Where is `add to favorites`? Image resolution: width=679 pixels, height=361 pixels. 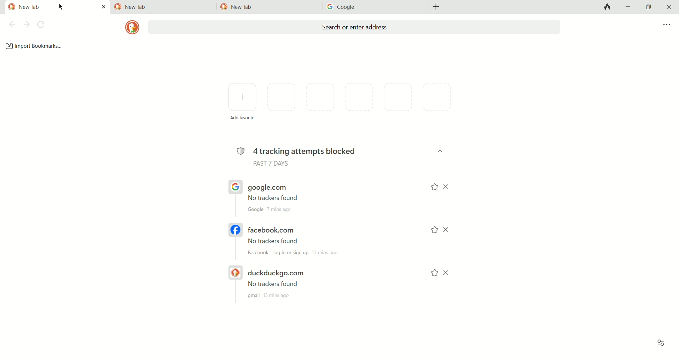
add to favorites is located at coordinates (434, 188).